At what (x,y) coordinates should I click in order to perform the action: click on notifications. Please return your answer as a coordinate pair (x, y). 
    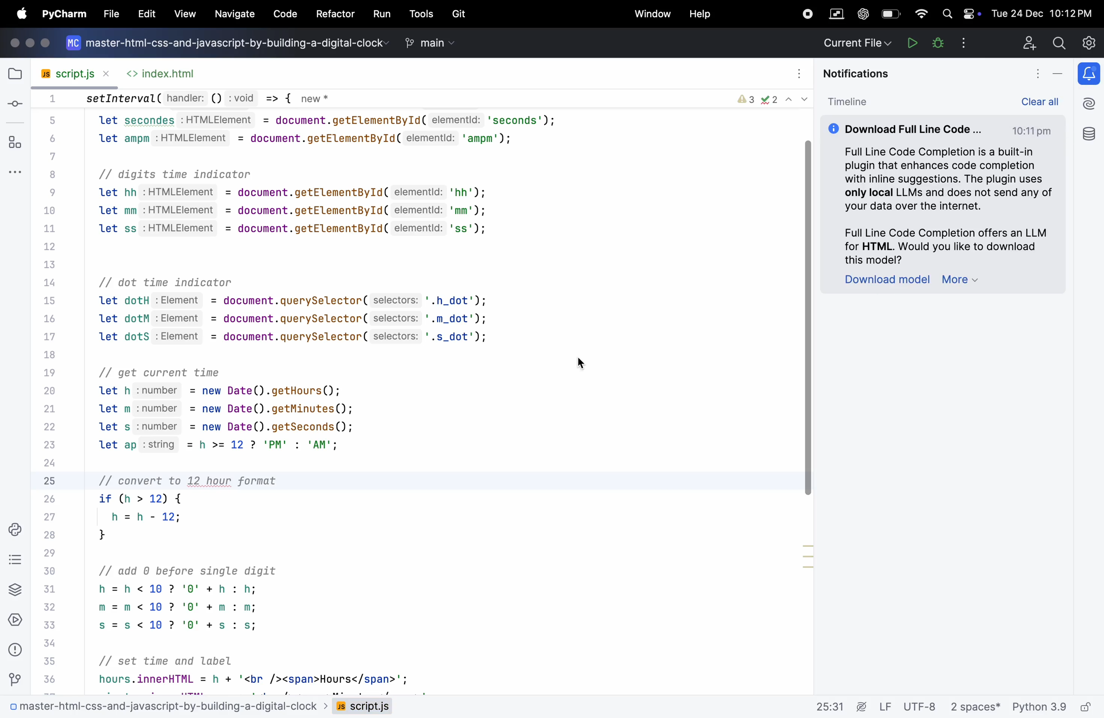
    Looking at the image, I should click on (1091, 73).